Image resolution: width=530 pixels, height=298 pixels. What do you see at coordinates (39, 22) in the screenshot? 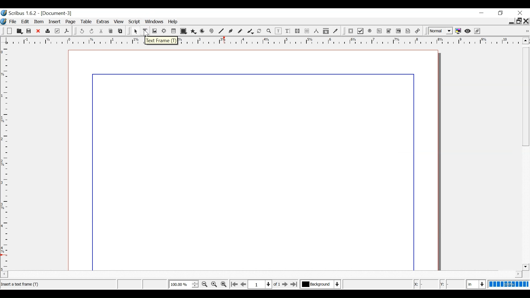
I see `Item` at bounding box center [39, 22].